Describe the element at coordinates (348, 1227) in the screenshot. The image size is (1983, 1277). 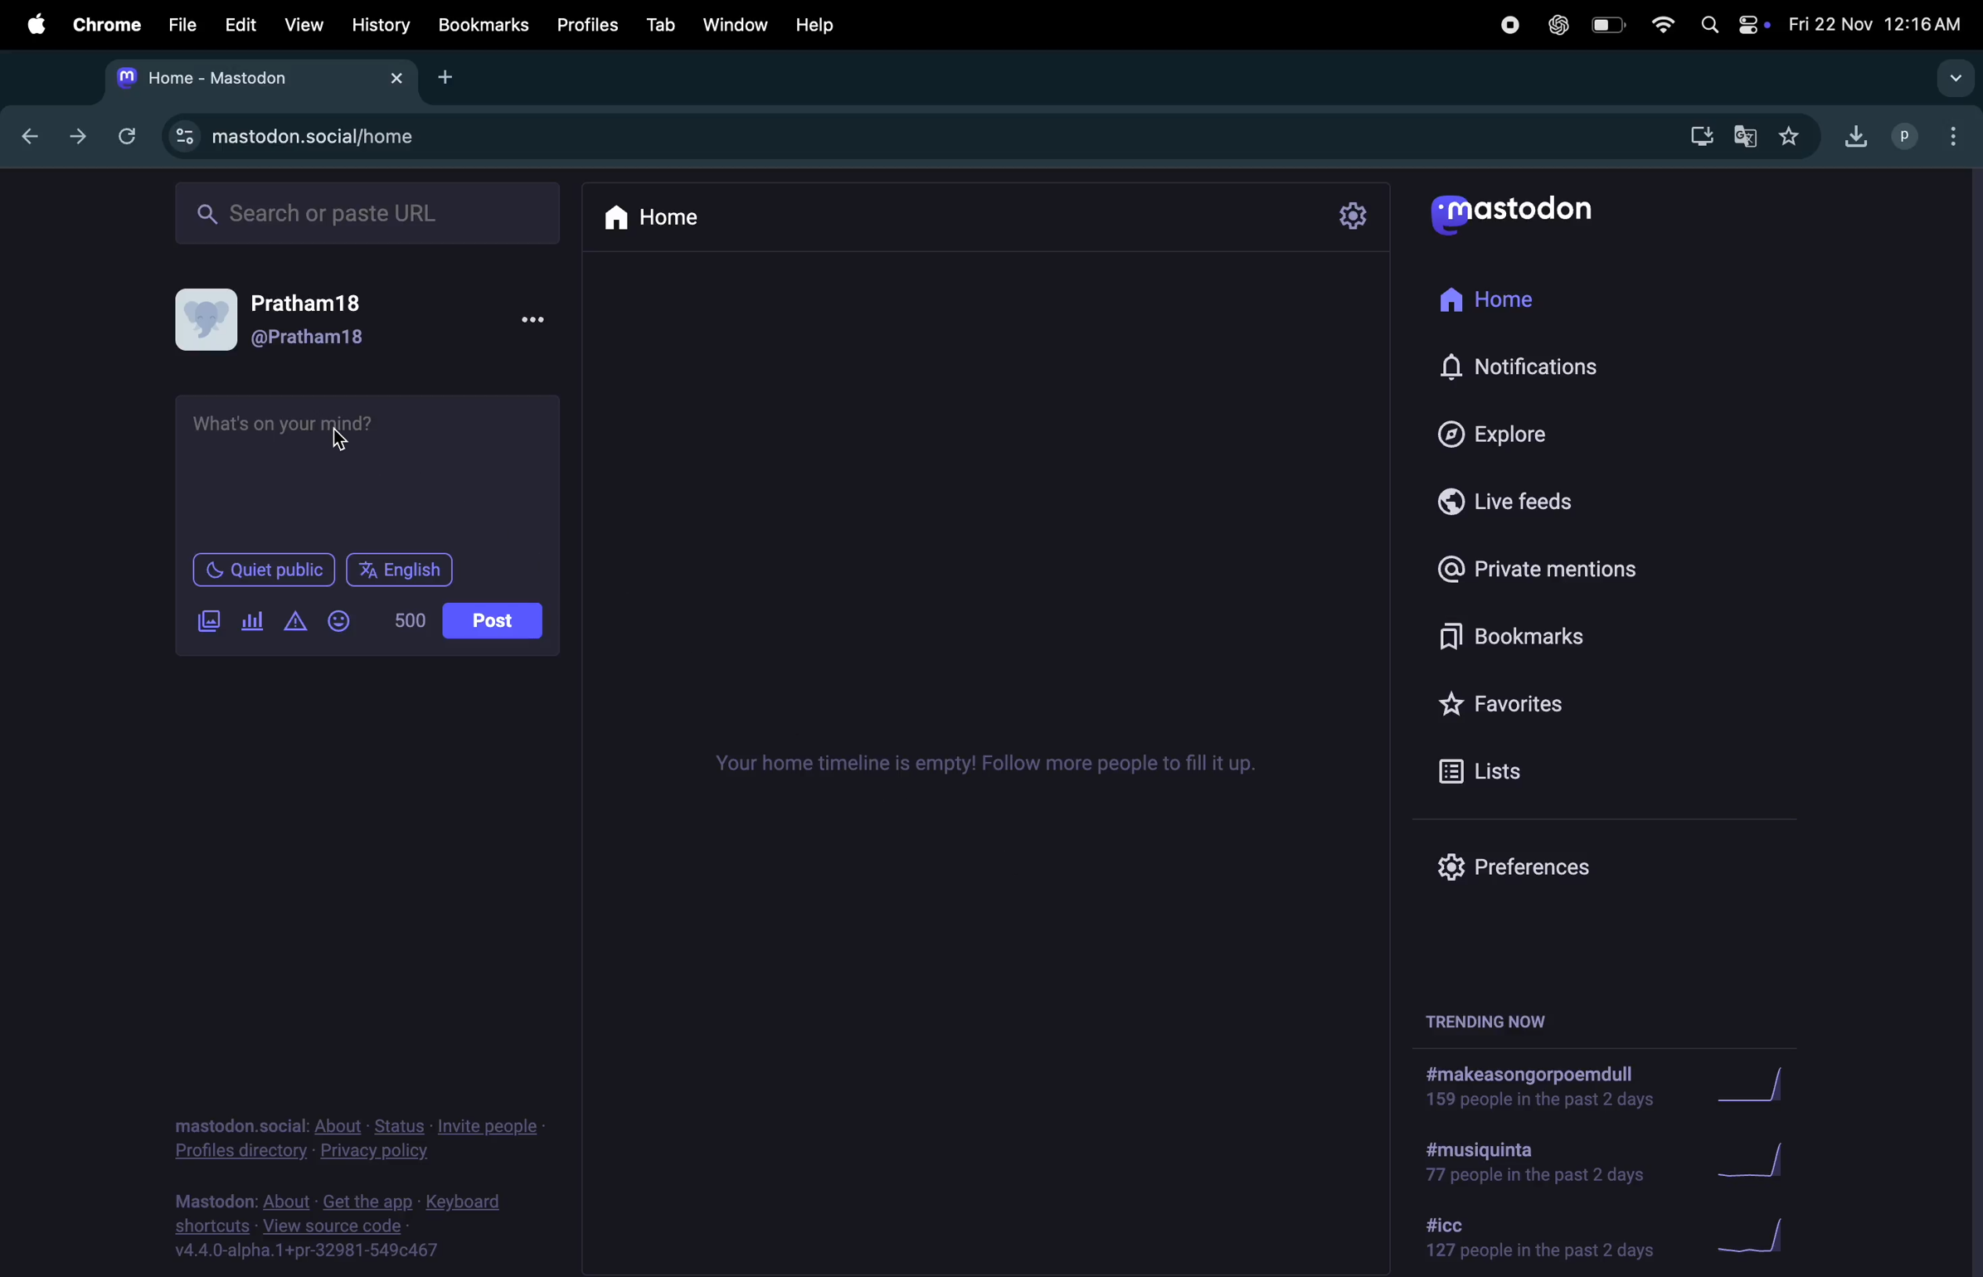
I see `source code` at that location.